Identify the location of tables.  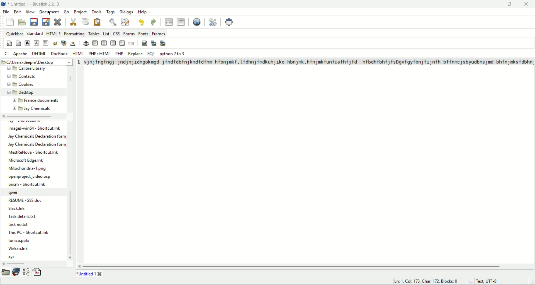
(94, 33).